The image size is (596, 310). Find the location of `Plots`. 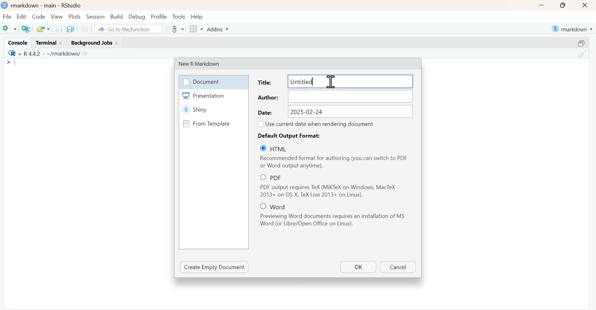

Plots is located at coordinates (75, 17).